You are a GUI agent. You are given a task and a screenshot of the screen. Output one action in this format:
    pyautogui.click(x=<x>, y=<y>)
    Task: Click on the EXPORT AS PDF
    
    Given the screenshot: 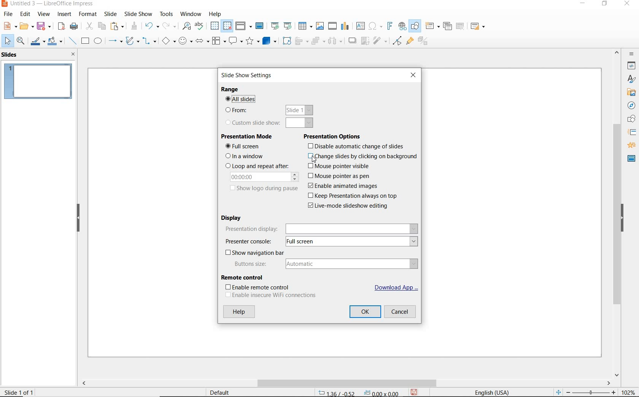 What is the action you would take?
    pyautogui.click(x=62, y=27)
    